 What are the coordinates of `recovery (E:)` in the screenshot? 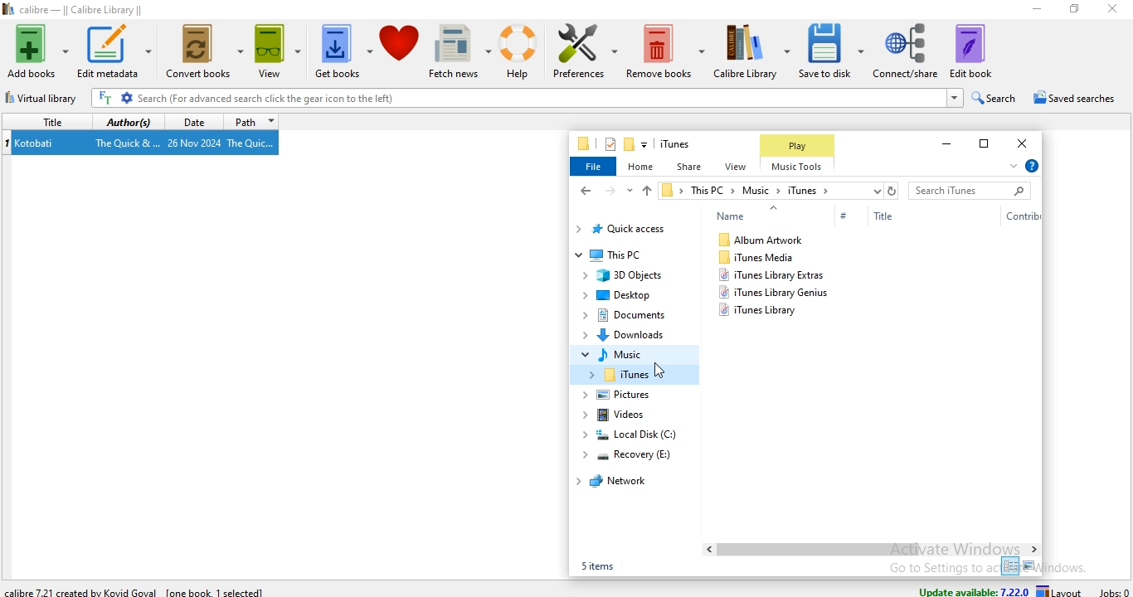 It's located at (625, 457).